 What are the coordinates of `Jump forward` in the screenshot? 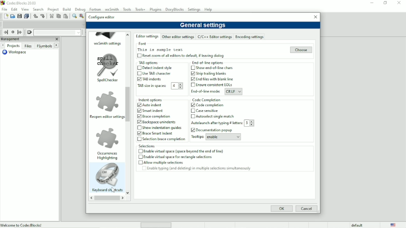 It's located at (21, 32).